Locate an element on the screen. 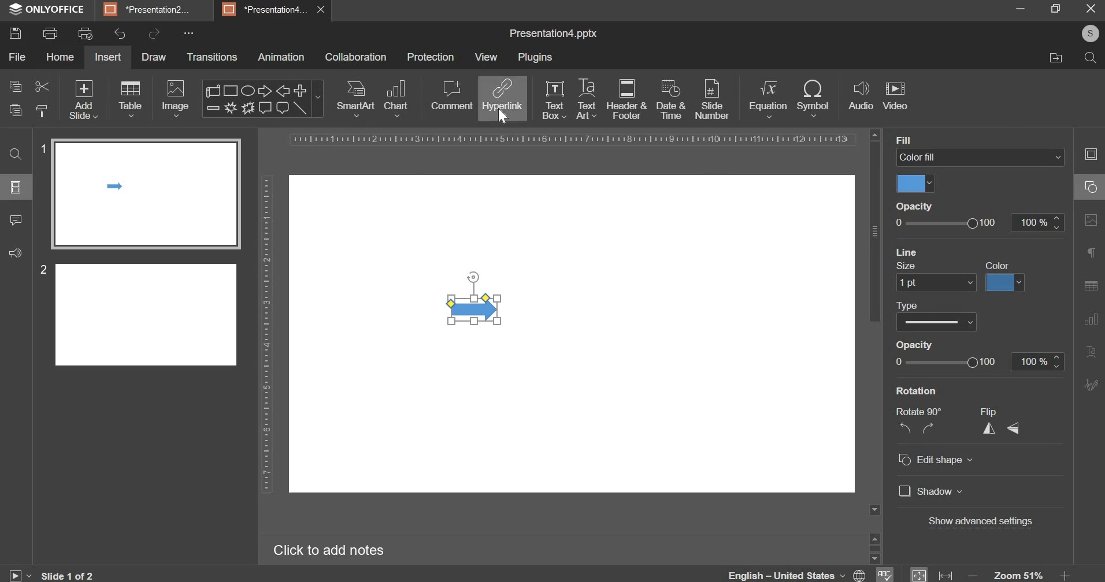 This screenshot has height=582, width=1105. home is located at coordinates (60, 57).